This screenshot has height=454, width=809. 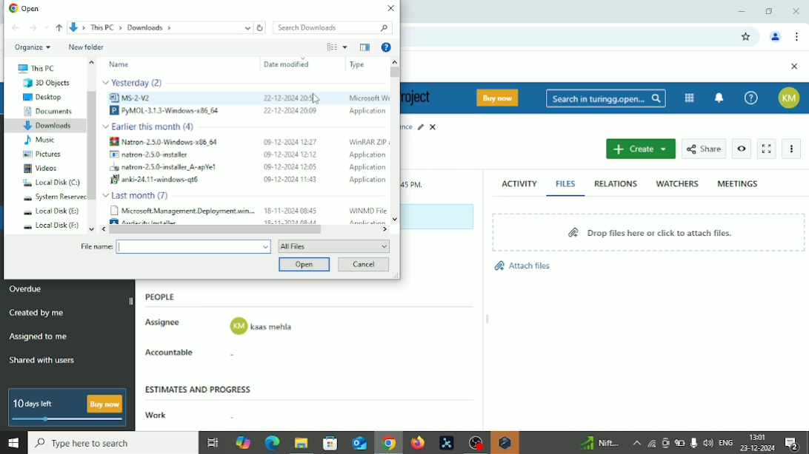 What do you see at coordinates (650, 232) in the screenshot?
I see `Drop files here or click to attach files` at bounding box center [650, 232].